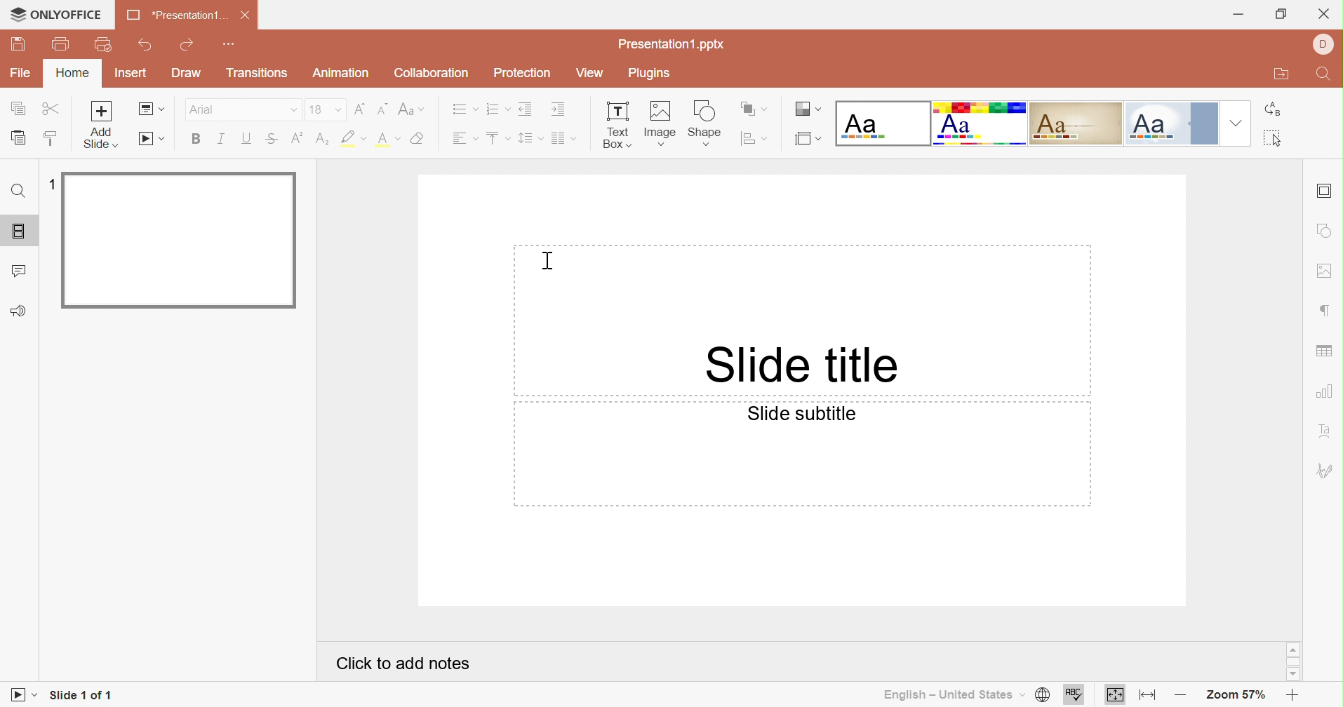 Image resolution: width=1343 pixels, height=707 pixels. I want to click on Plugins, so click(652, 73).